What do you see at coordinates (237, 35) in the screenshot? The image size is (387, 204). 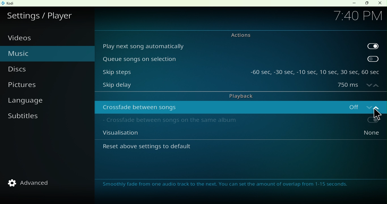 I see `Actions` at bounding box center [237, 35].